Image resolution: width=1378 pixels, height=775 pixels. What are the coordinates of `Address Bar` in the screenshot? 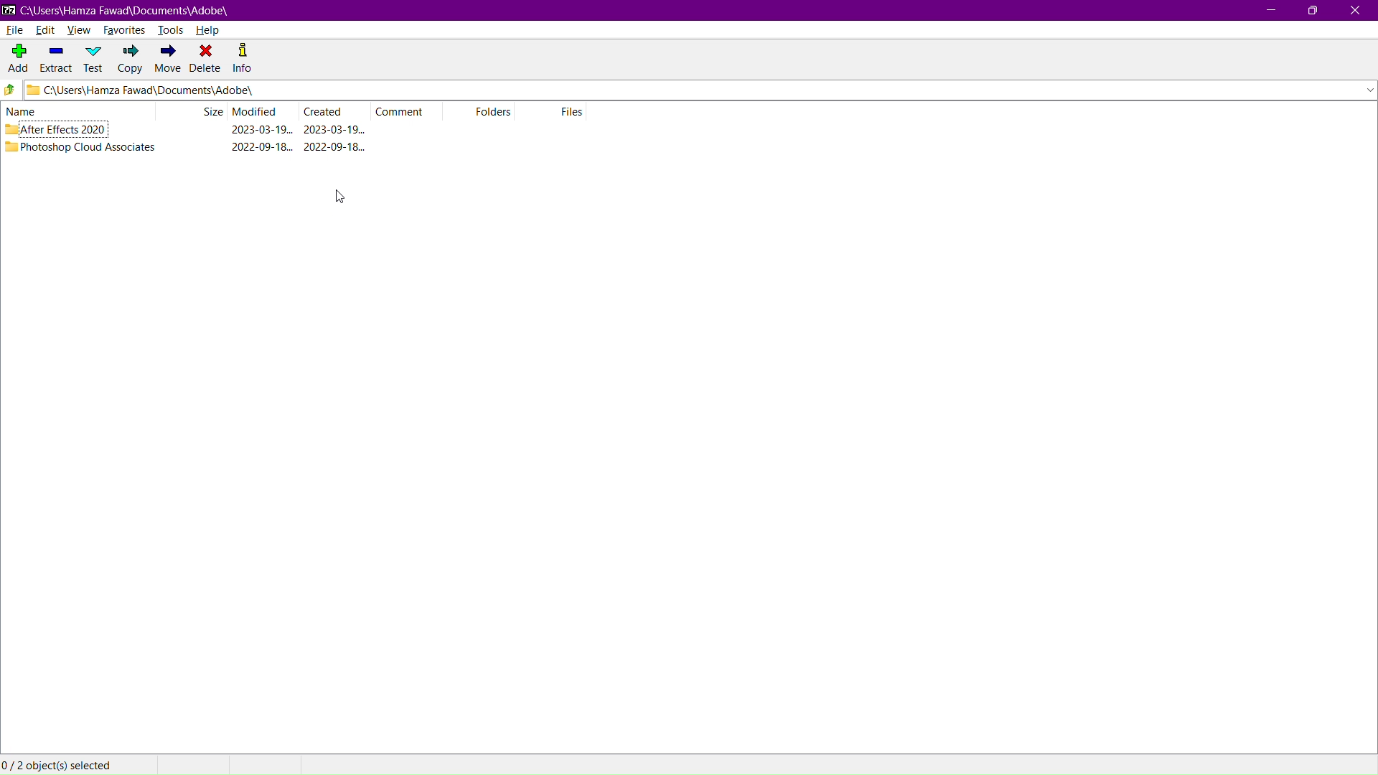 It's located at (699, 91).